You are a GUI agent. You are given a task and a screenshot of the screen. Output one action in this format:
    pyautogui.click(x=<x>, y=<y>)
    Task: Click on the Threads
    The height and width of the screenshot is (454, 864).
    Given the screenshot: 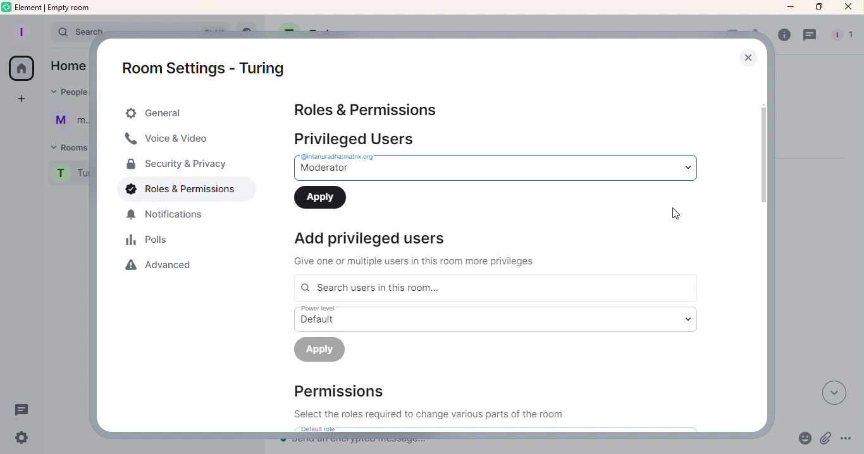 What is the action you would take?
    pyautogui.click(x=27, y=412)
    